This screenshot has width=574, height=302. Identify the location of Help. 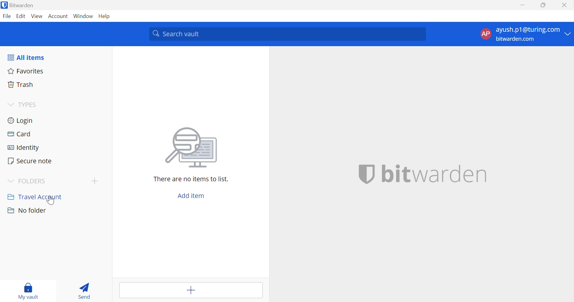
(103, 16).